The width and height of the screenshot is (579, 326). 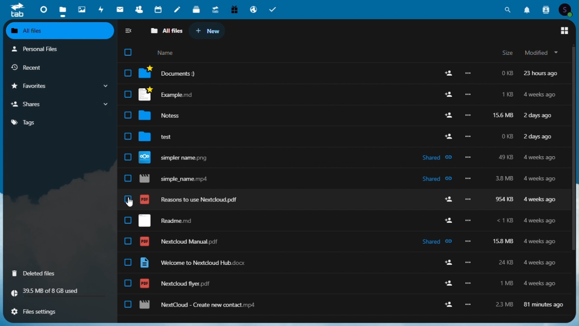 What do you see at coordinates (138, 10) in the screenshot?
I see `Contacts` at bounding box center [138, 10].